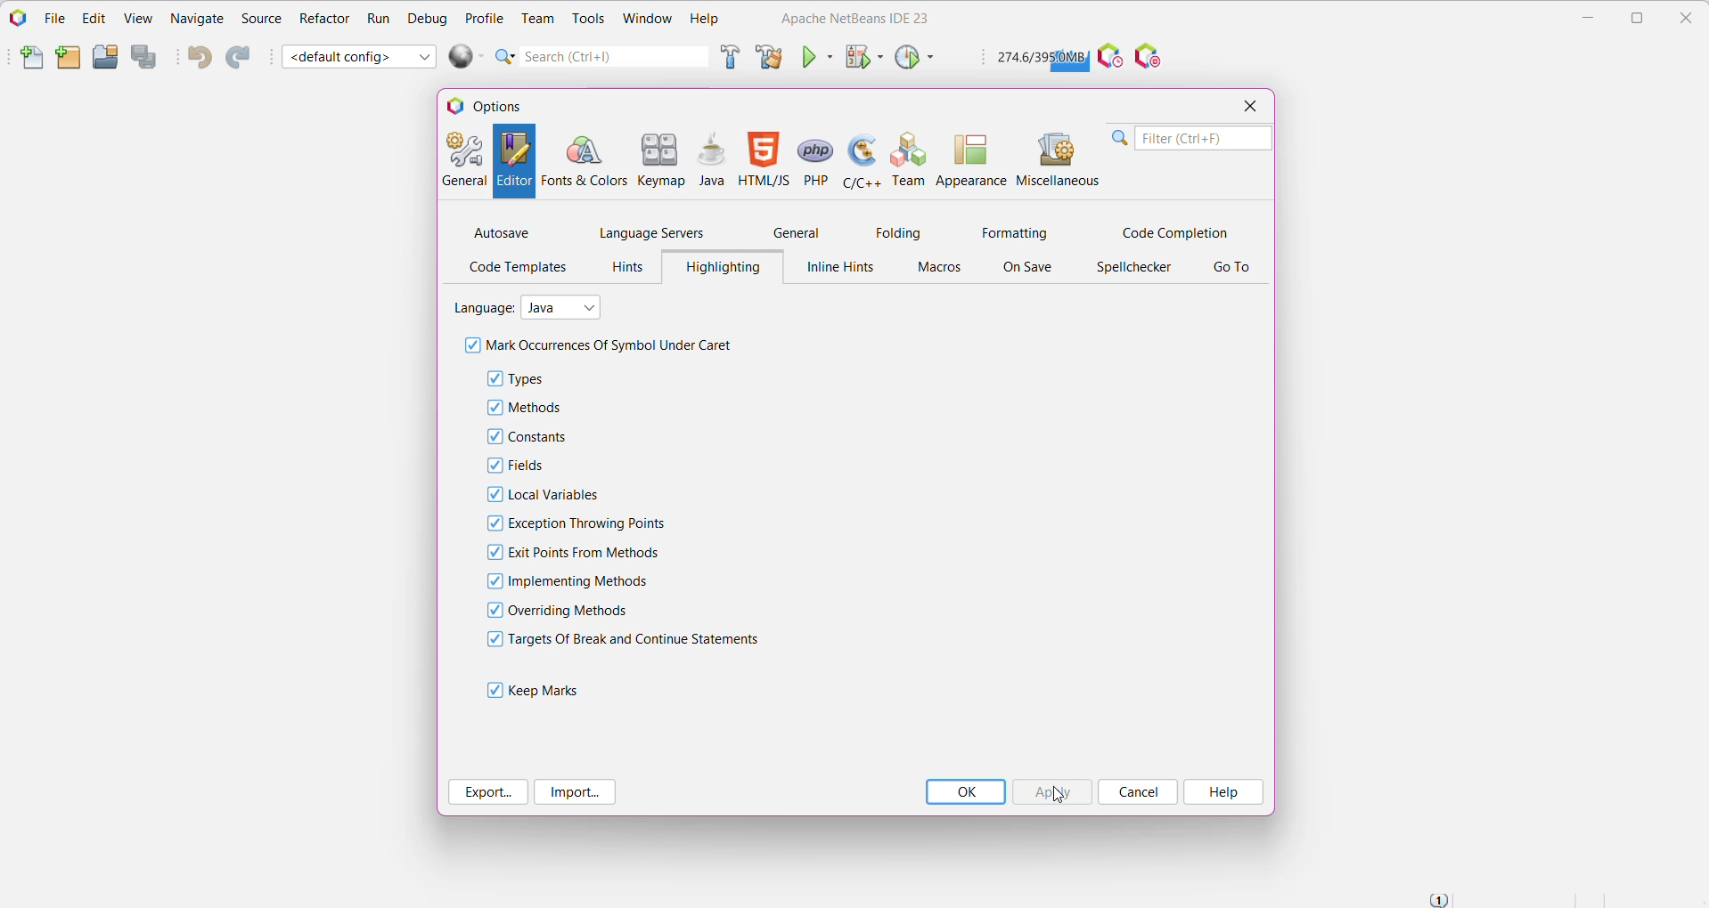 This screenshot has width=1709, height=908. I want to click on Close, so click(1248, 107).